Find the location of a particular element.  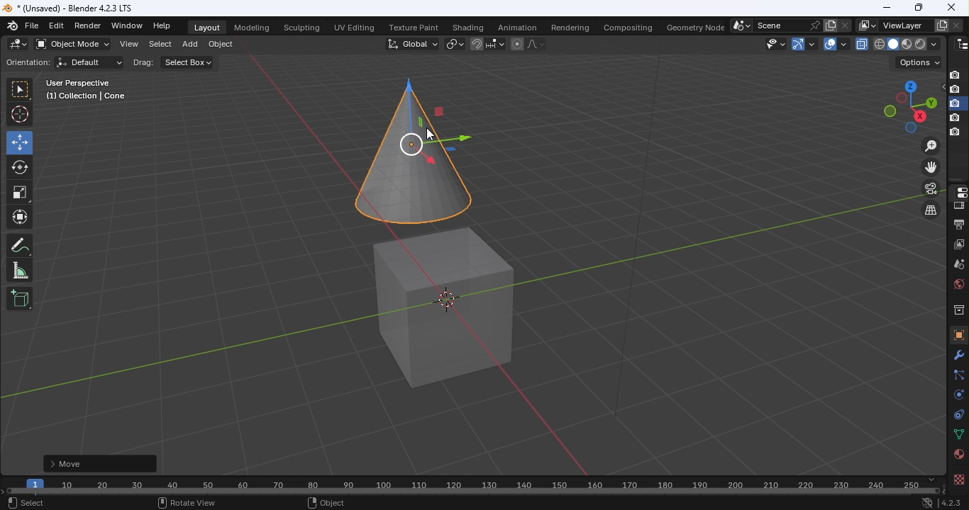

Modeling is located at coordinates (250, 26).